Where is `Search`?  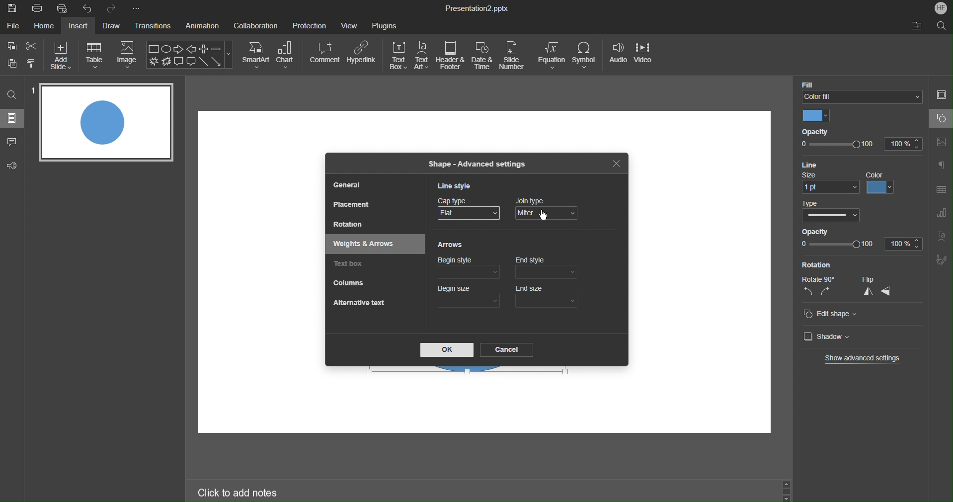 Search is located at coordinates (12, 94).